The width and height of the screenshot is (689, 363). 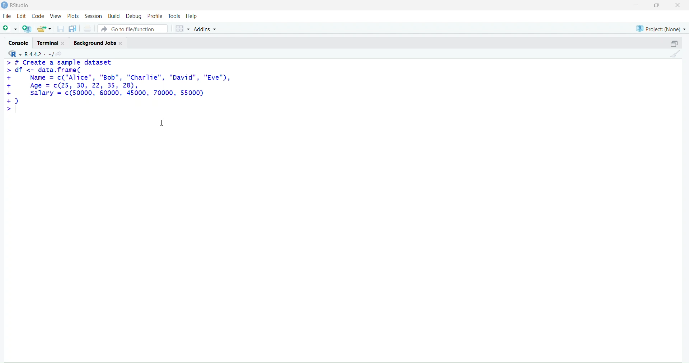 What do you see at coordinates (23, 16) in the screenshot?
I see `edit` at bounding box center [23, 16].